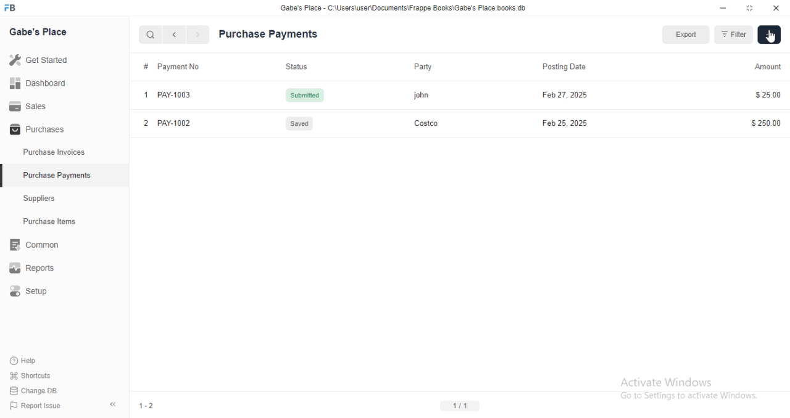 This screenshot has width=790, height=418. What do you see at coordinates (179, 95) in the screenshot?
I see `PAY-1003` at bounding box center [179, 95].